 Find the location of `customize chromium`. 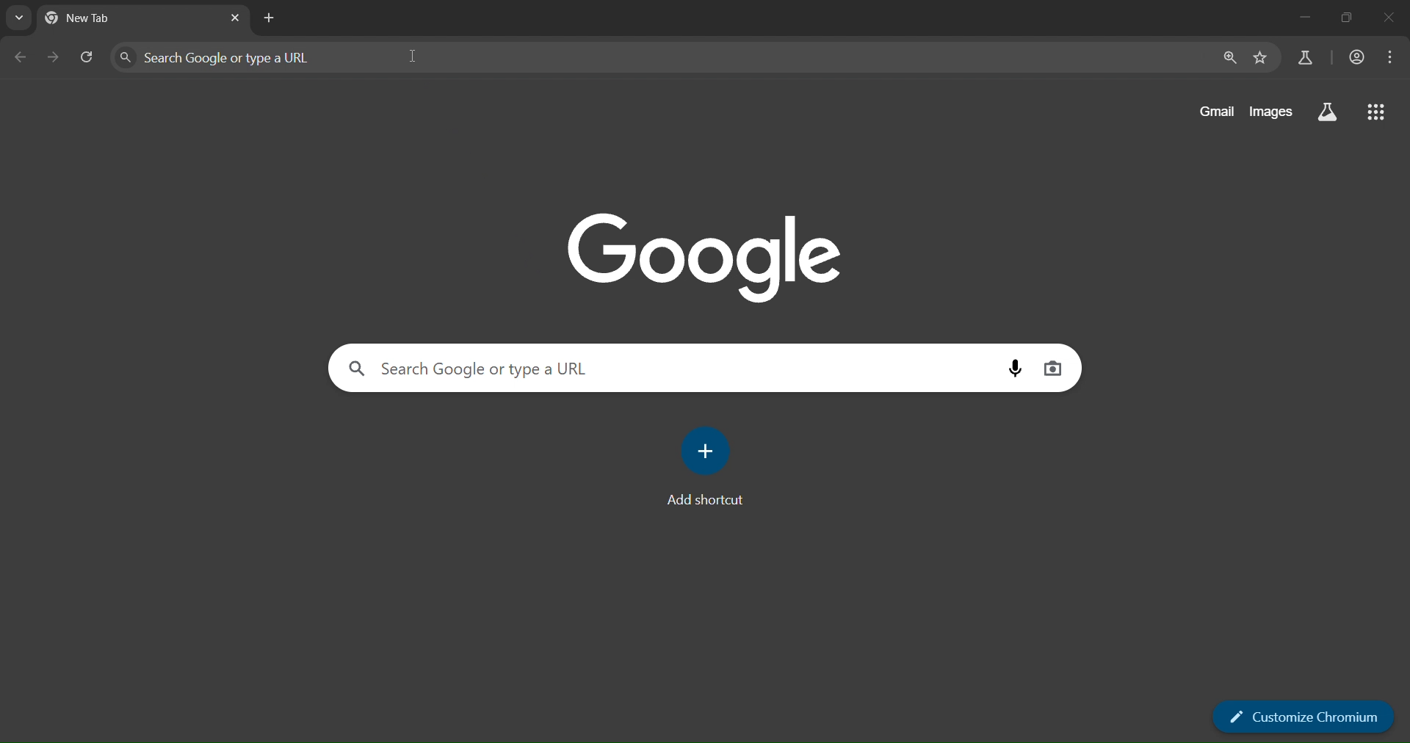

customize chromium is located at coordinates (1306, 716).